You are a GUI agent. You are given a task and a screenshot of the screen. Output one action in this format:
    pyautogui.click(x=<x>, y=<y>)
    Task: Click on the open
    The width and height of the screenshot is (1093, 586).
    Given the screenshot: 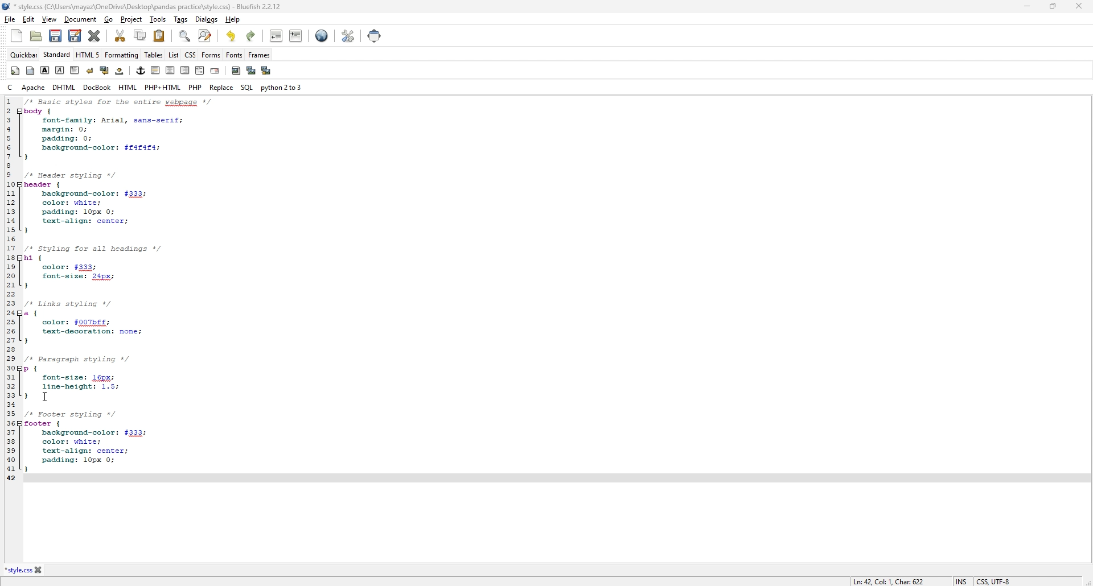 What is the action you would take?
    pyautogui.click(x=36, y=36)
    